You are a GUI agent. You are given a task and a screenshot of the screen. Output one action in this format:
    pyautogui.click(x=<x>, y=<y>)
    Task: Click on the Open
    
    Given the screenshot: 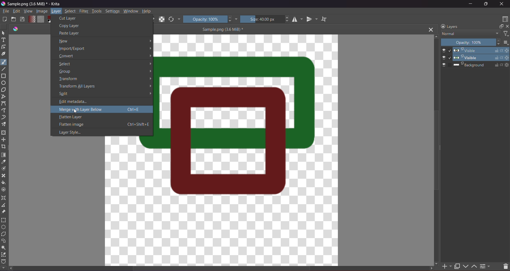 What is the action you would take?
    pyautogui.click(x=14, y=19)
    